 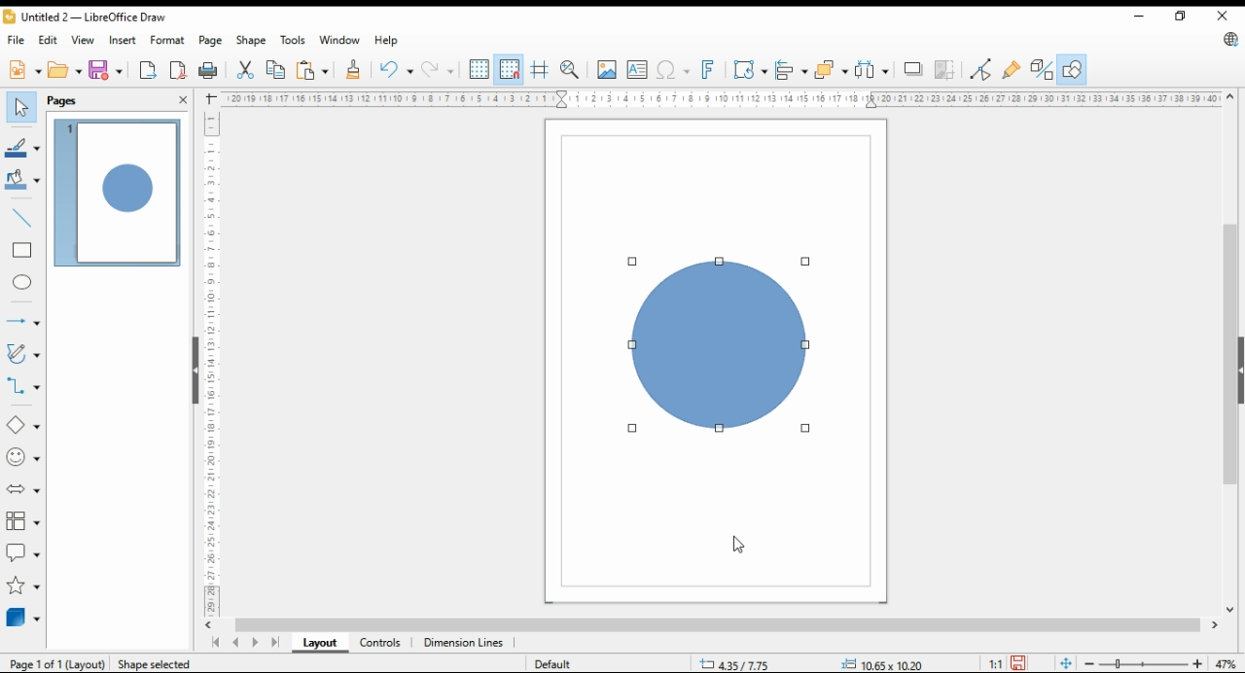 What do you see at coordinates (910, 69) in the screenshot?
I see `shadow` at bounding box center [910, 69].